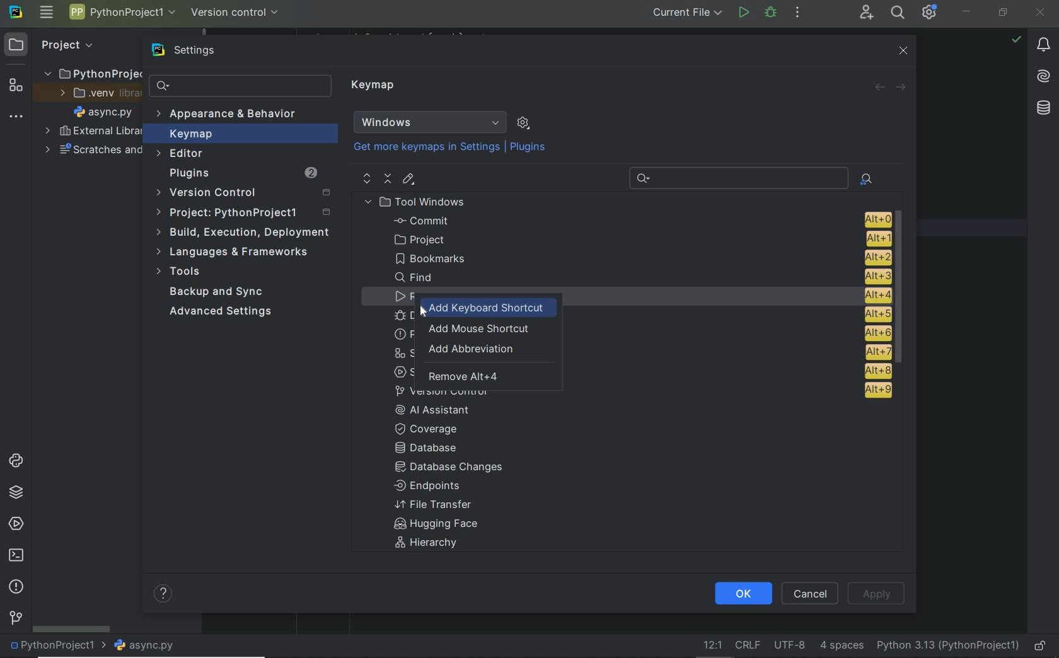  What do you see at coordinates (243, 193) in the screenshot?
I see `Version Control` at bounding box center [243, 193].